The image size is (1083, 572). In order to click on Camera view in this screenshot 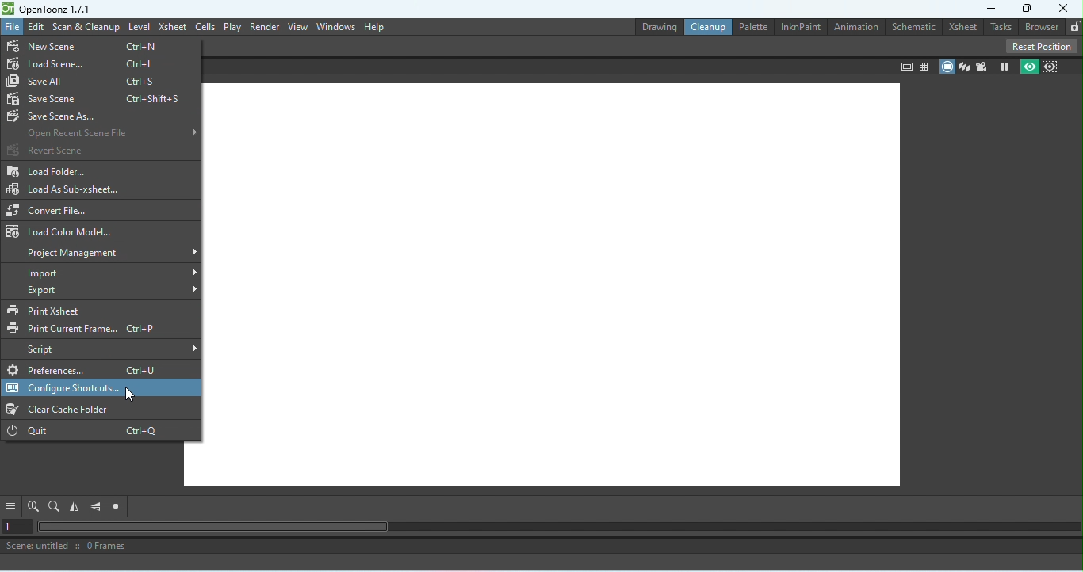, I will do `click(982, 67)`.